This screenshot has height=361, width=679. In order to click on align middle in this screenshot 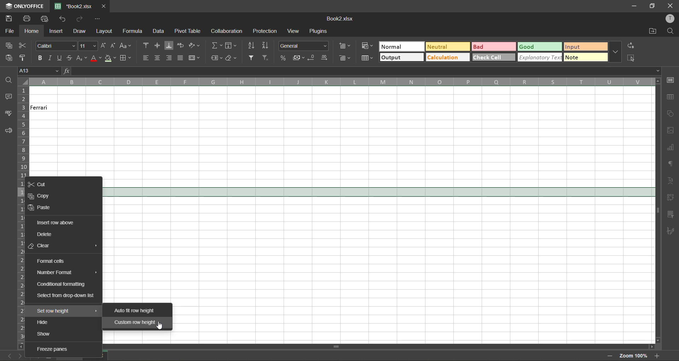, I will do `click(157, 45)`.